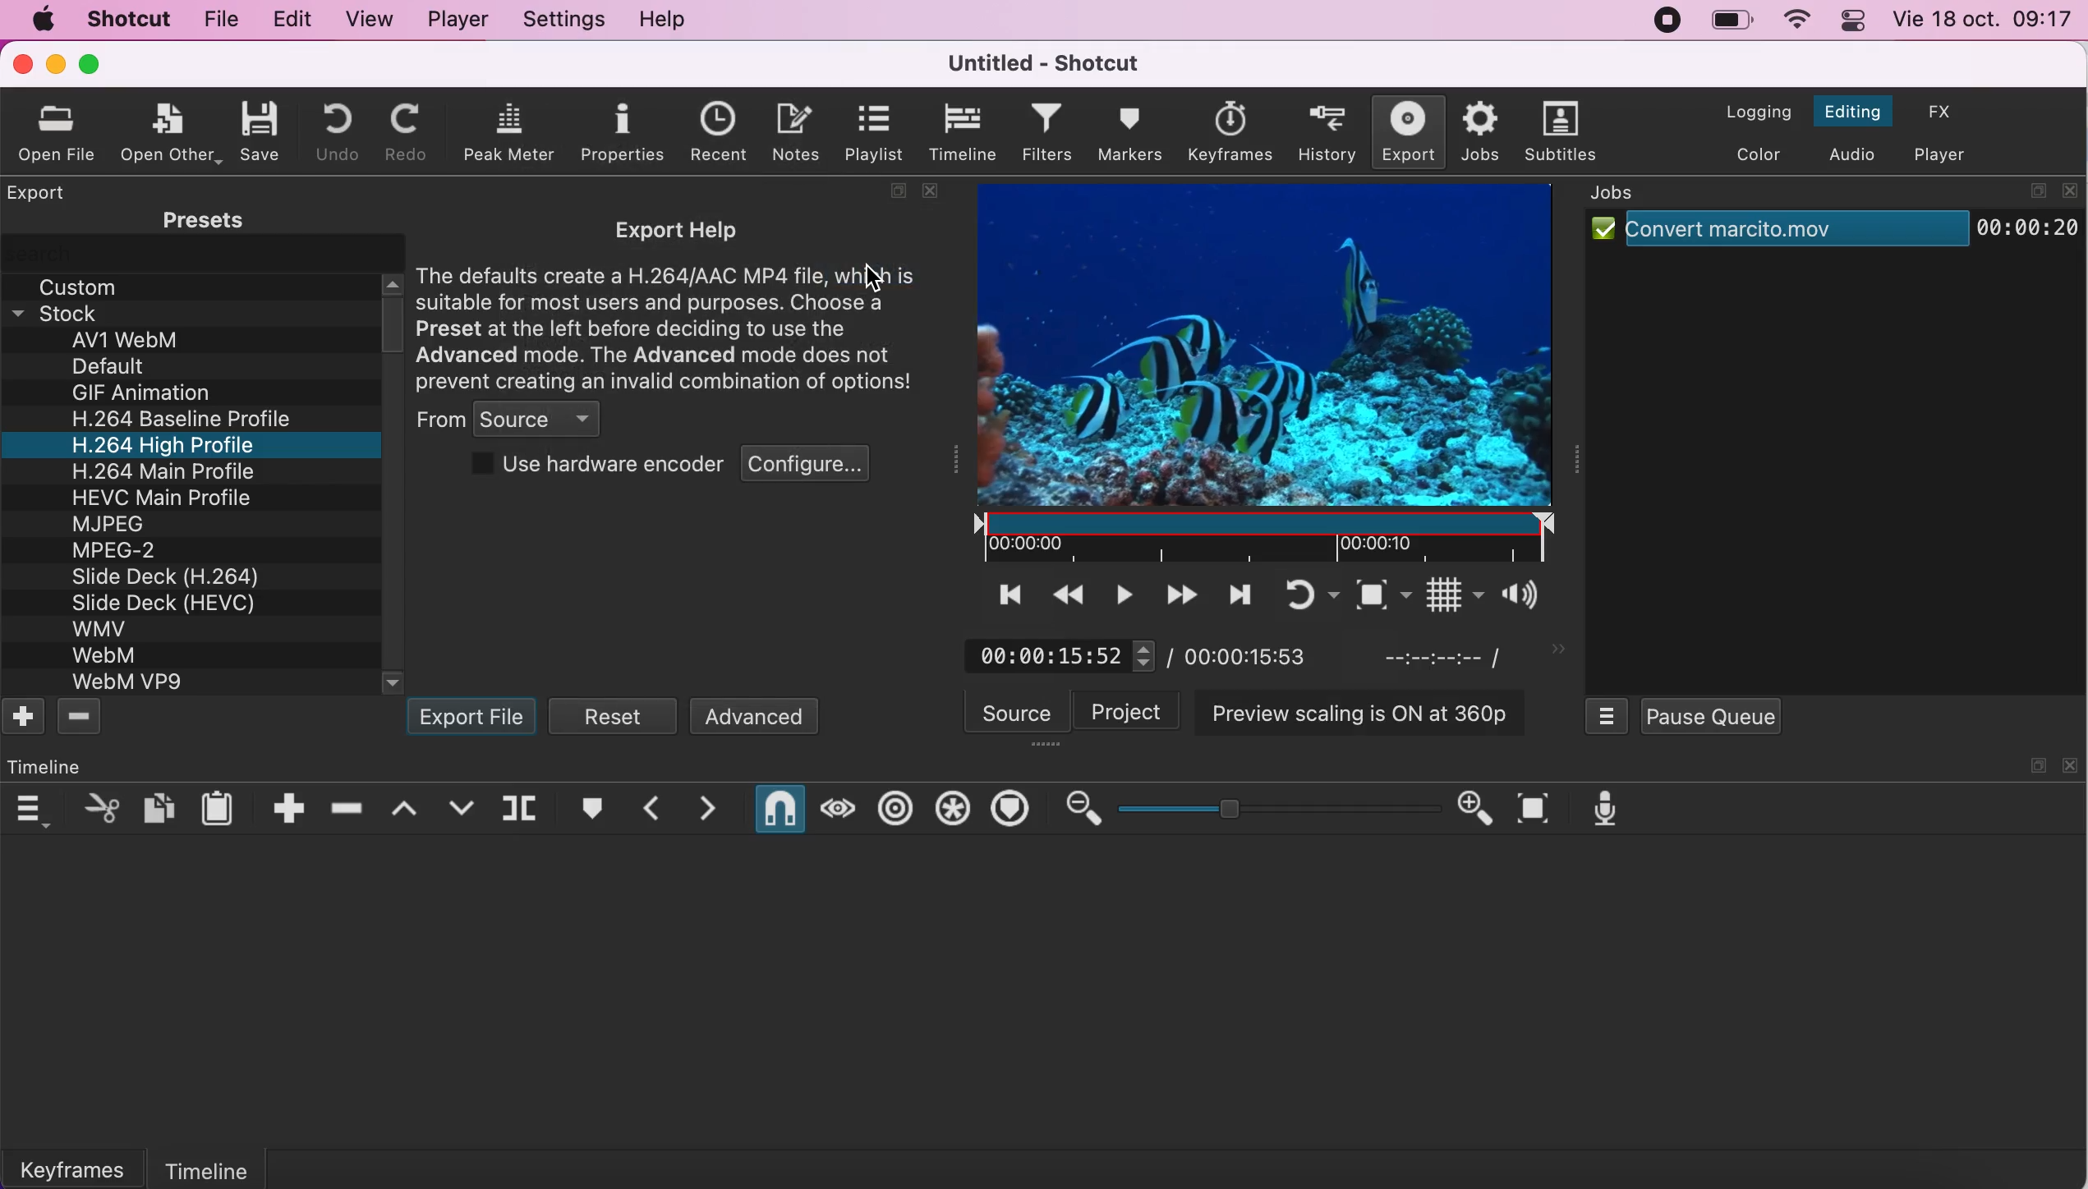 The image size is (2088, 1189). Describe the element at coordinates (1986, 21) in the screenshot. I see `time and date` at that location.